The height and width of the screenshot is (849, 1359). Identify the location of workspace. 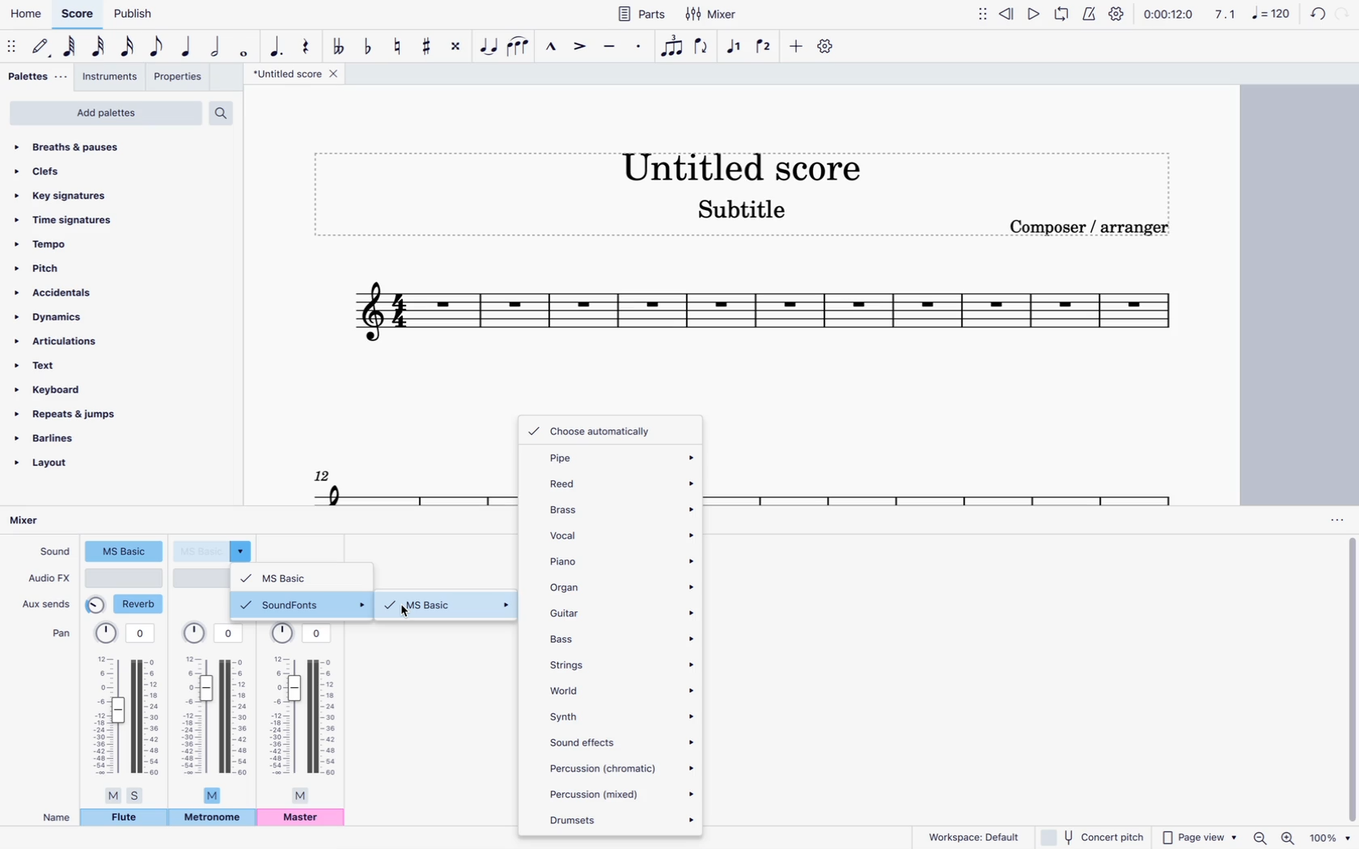
(973, 836).